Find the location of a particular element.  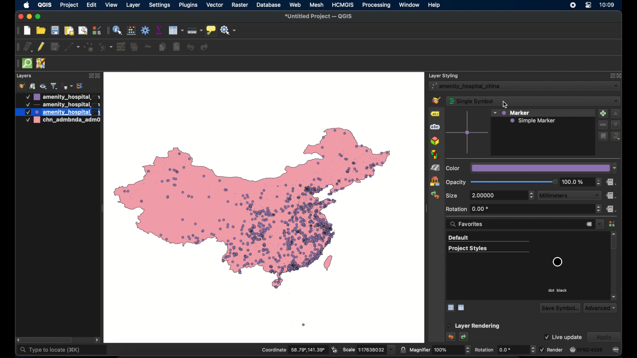

cut features is located at coordinates (148, 47).